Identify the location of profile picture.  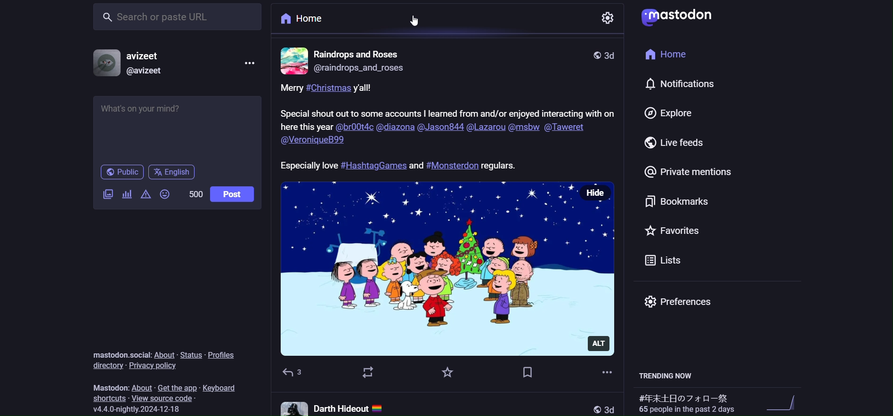
(292, 60).